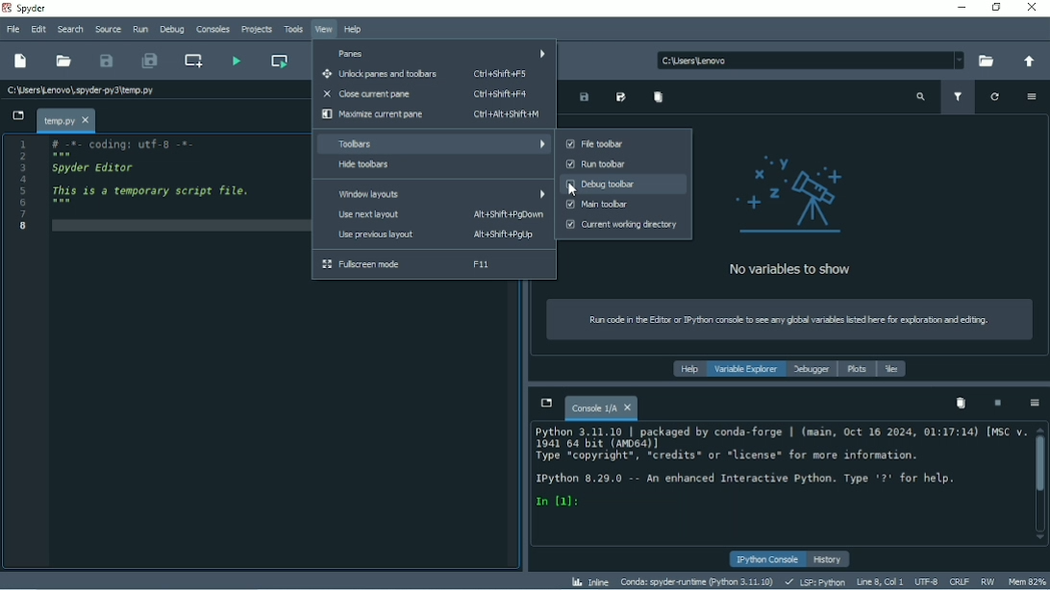 The width and height of the screenshot is (1050, 590). Describe the element at coordinates (32, 9) in the screenshot. I see `Spyder` at that location.